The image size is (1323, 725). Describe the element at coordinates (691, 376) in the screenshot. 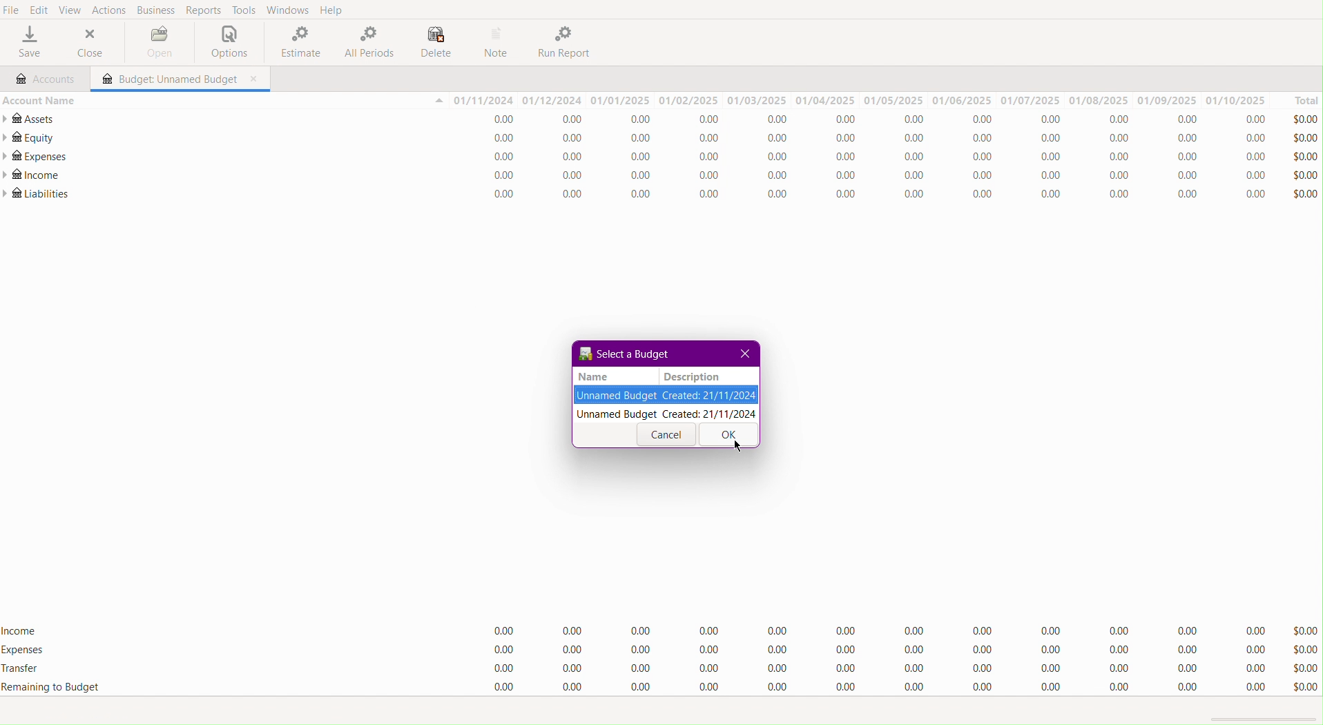

I see `Description` at that location.